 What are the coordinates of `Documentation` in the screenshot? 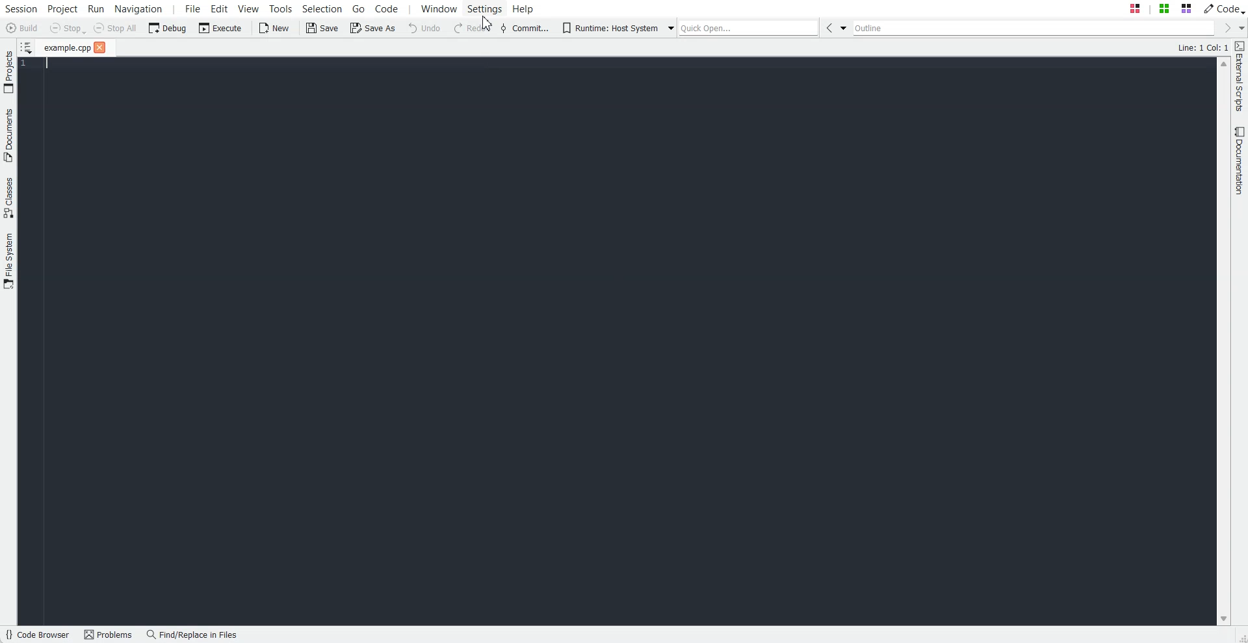 It's located at (1240, 160).